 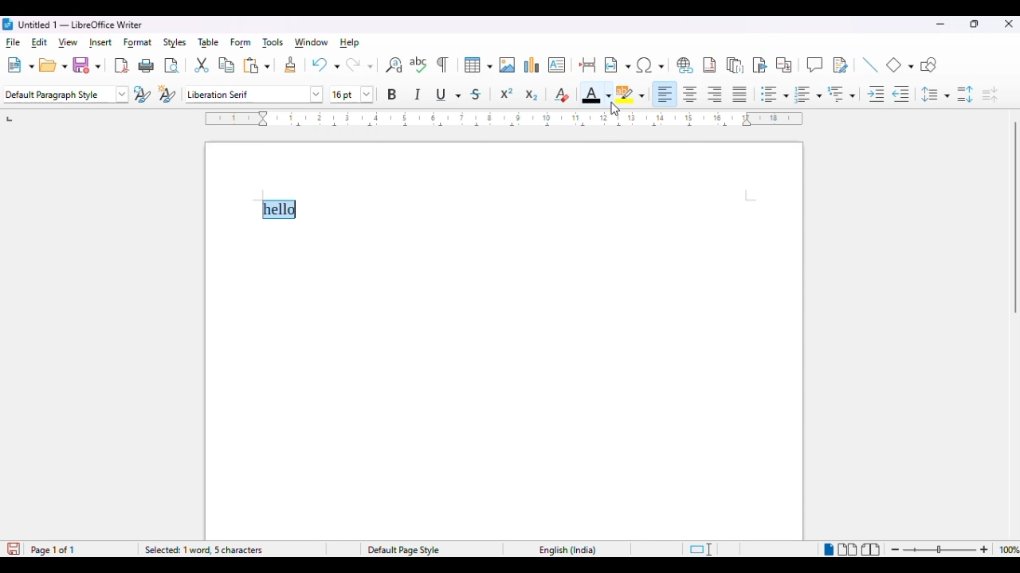 I want to click on single-page view, so click(x=827, y=550).